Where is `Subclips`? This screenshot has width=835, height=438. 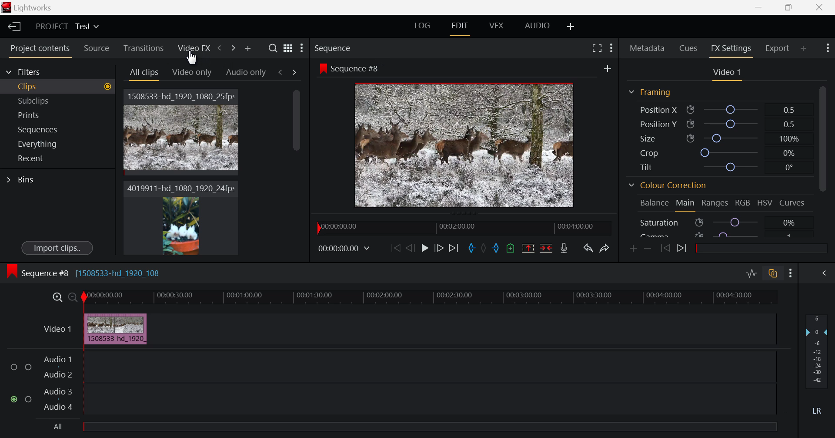 Subclips is located at coordinates (57, 101).